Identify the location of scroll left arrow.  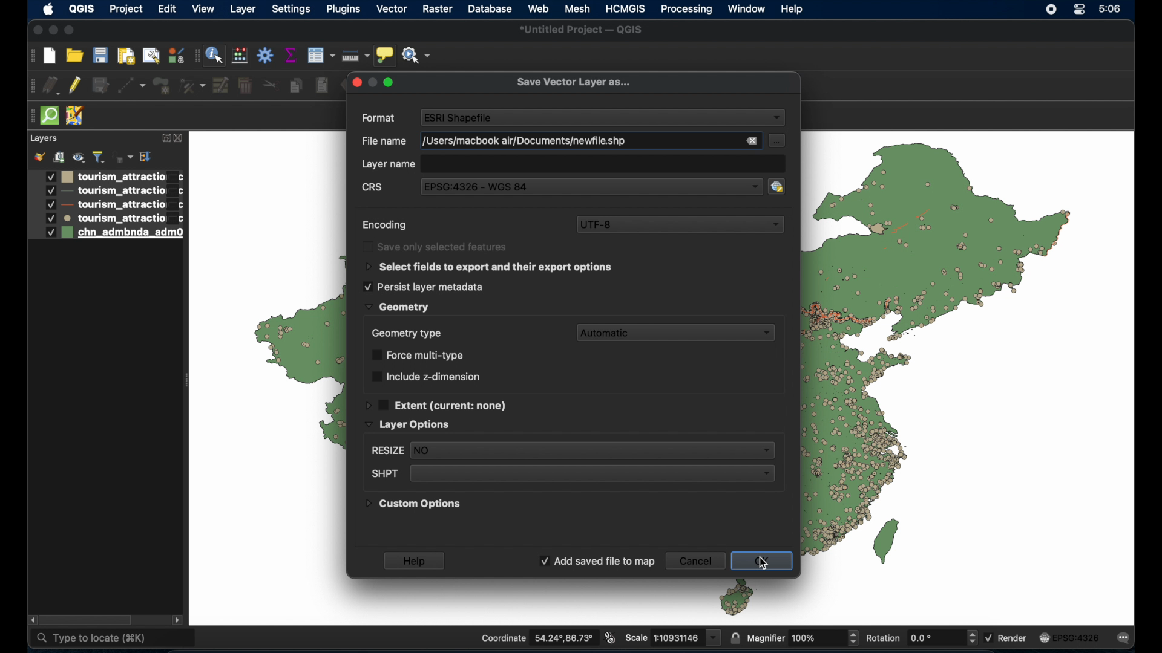
(34, 620).